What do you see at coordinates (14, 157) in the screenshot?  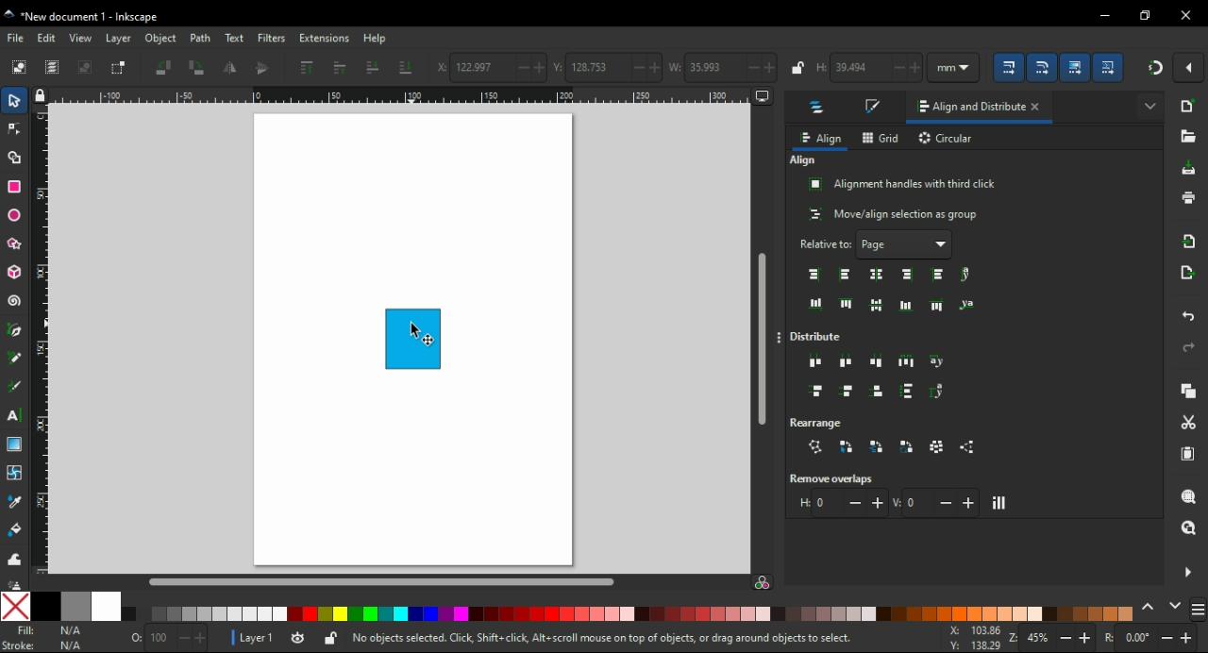 I see `shape builder tool` at bounding box center [14, 157].